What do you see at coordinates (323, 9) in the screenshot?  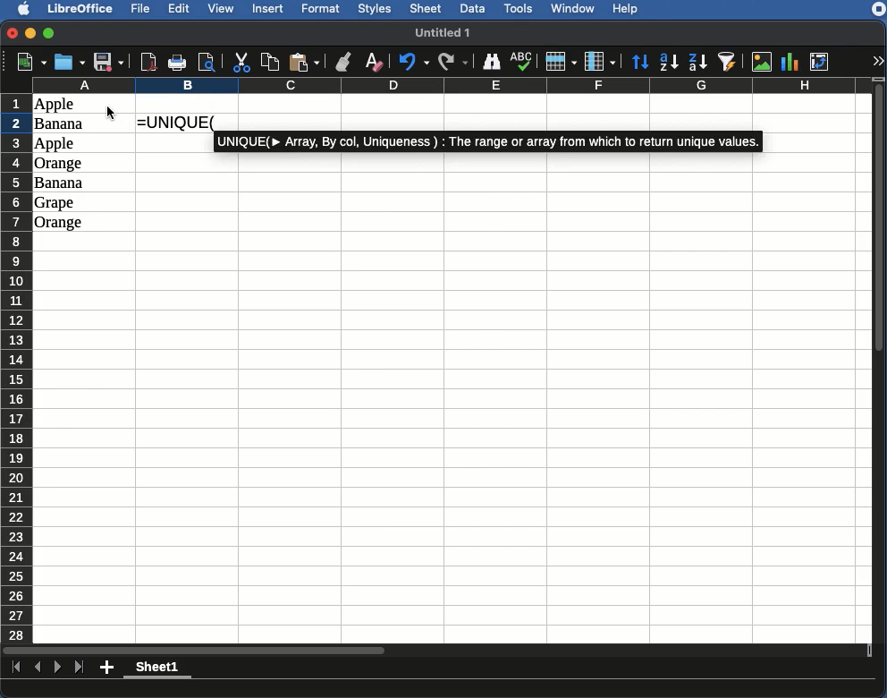 I see `Format` at bounding box center [323, 9].